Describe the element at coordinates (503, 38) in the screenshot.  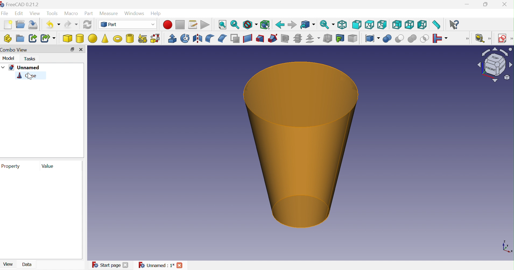
I see `Create sketch` at that location.